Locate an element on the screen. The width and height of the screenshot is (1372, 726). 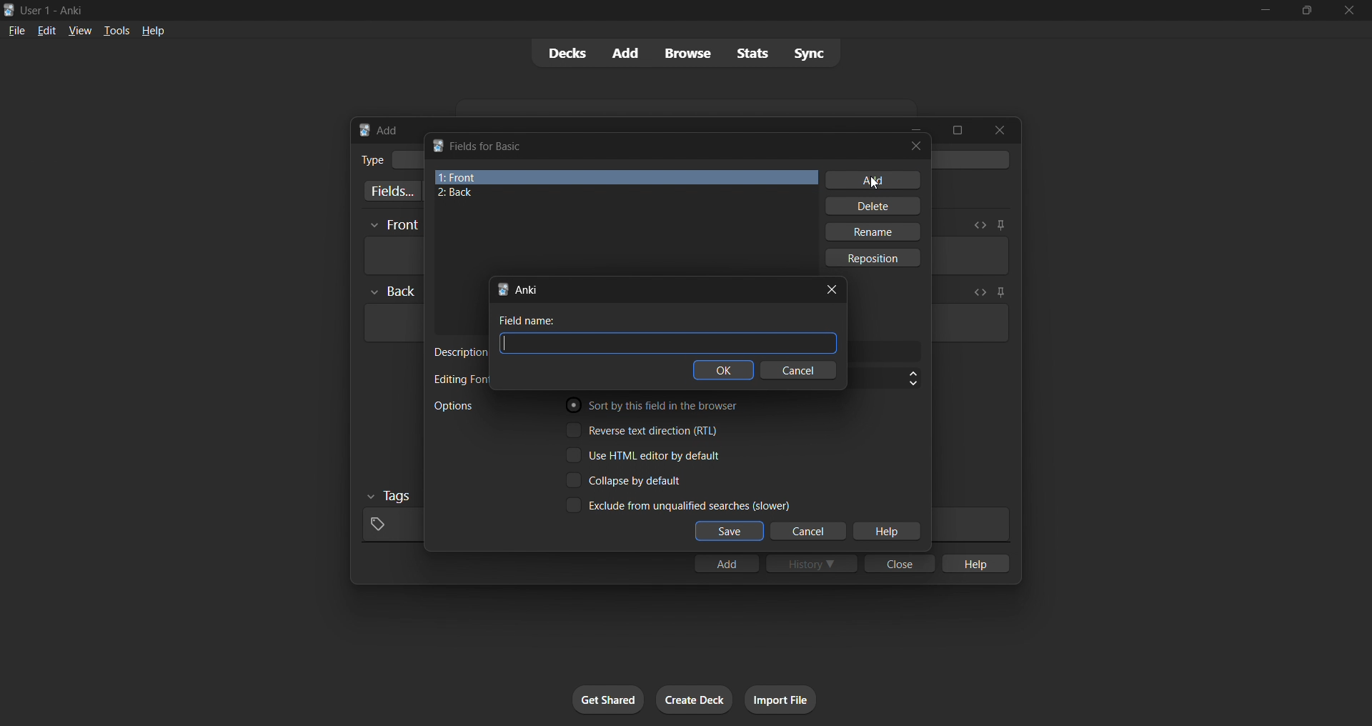
add is located at coordinates (627, 54).